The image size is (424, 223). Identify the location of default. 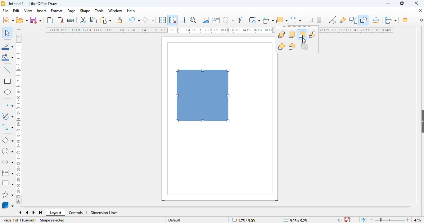
(174, 220).